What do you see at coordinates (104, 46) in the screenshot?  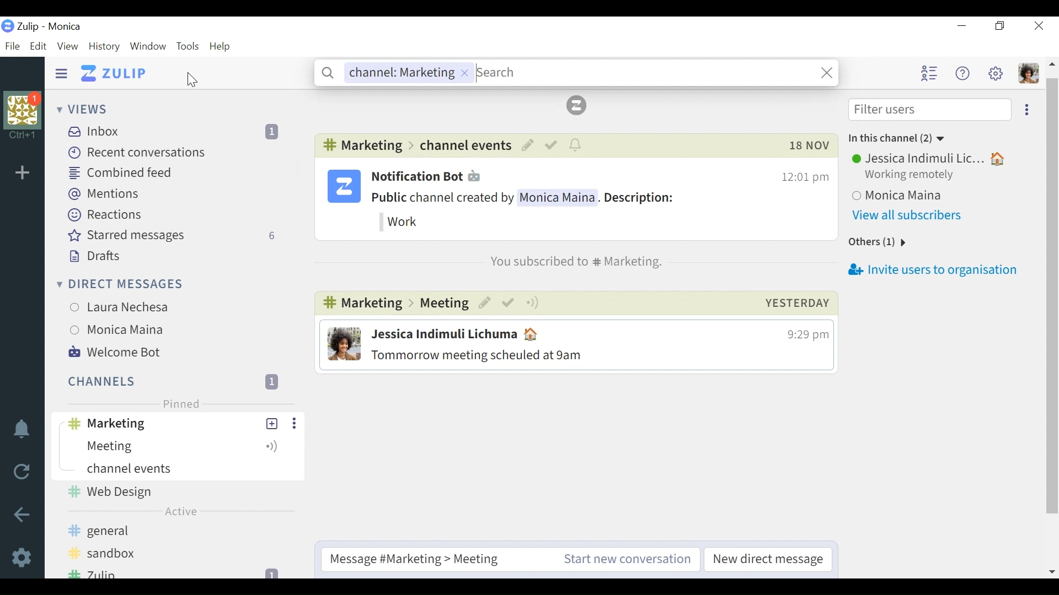 I see `History` at bounding box center [104, 46].